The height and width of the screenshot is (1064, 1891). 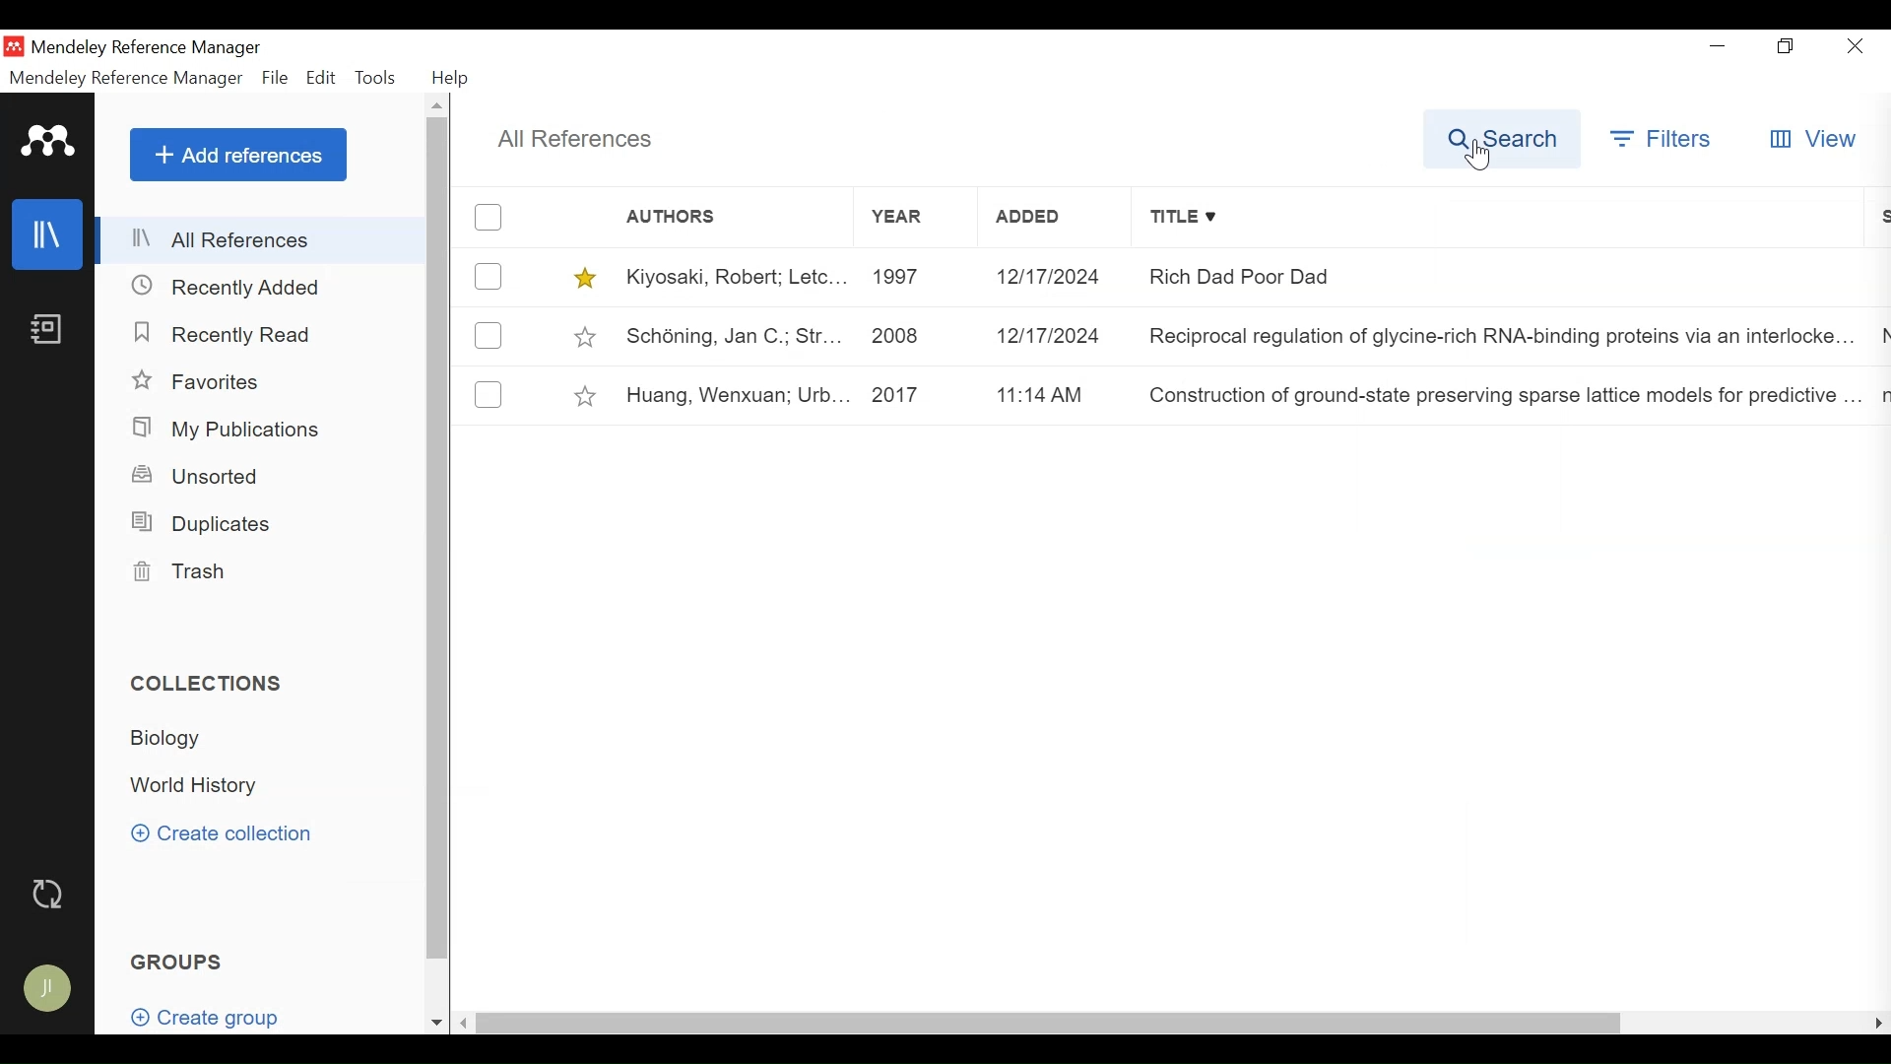 I want to click on Close, so click(x=1854, y=45).